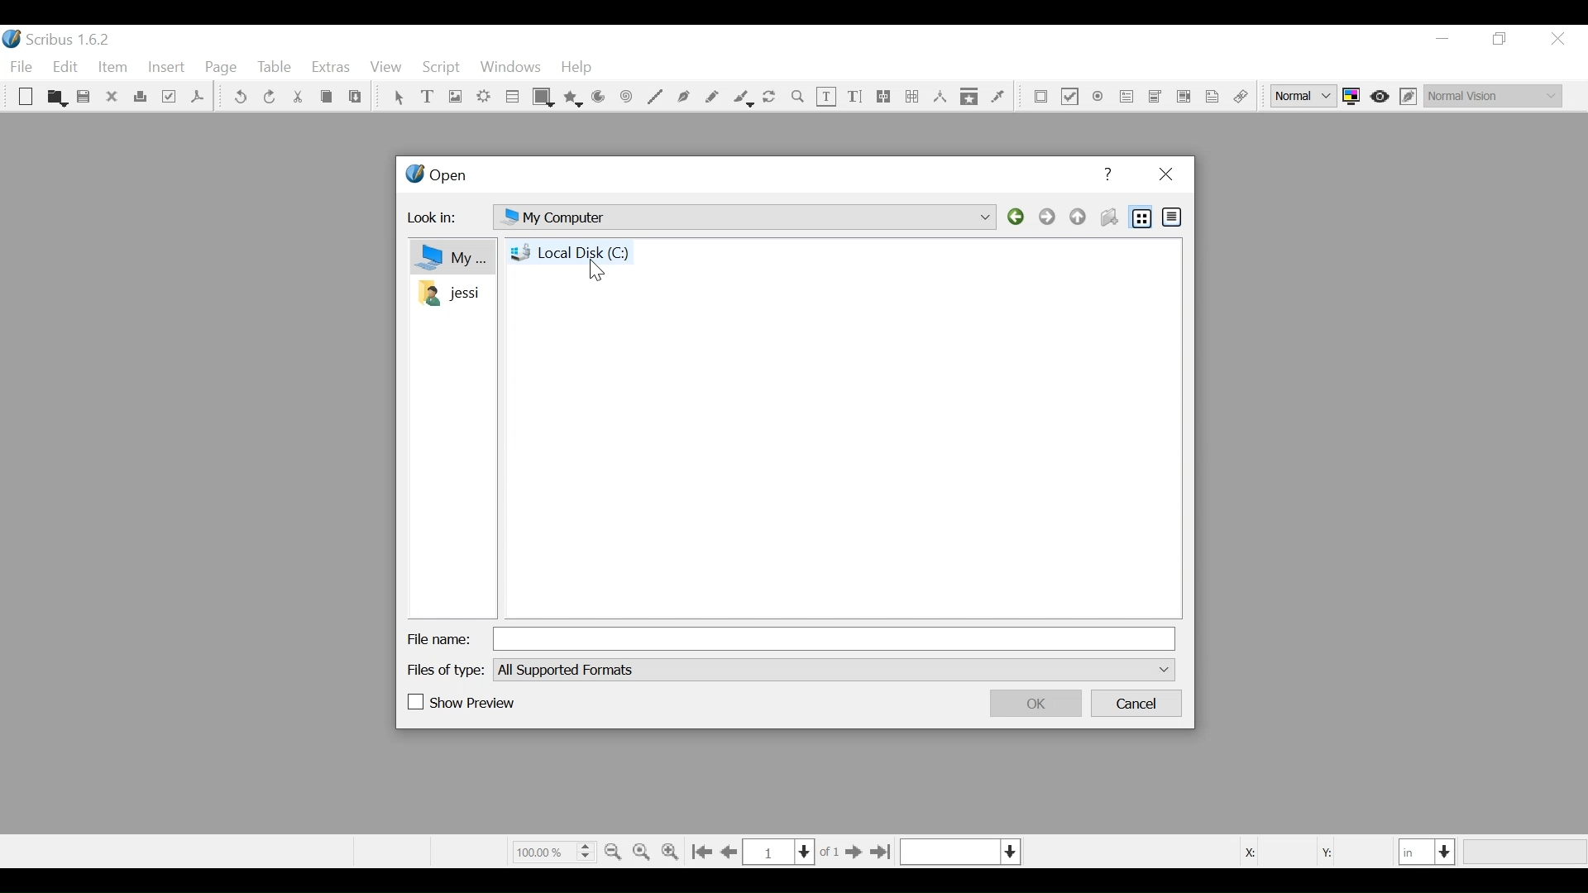 The width and height of the screenshot is (1588, 893). What do you see at coordinates (704, 852) in the screenshot?
I see `Go to first Page` at bounding box center [704, 852].